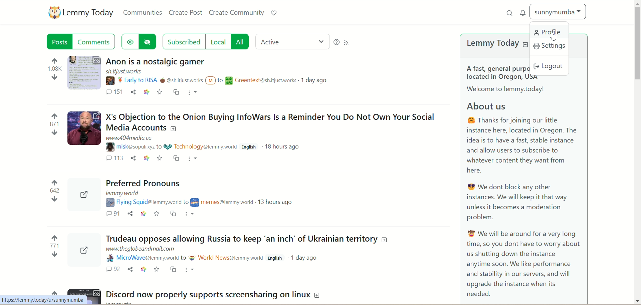  I want to click on URL, so click(128, 137).